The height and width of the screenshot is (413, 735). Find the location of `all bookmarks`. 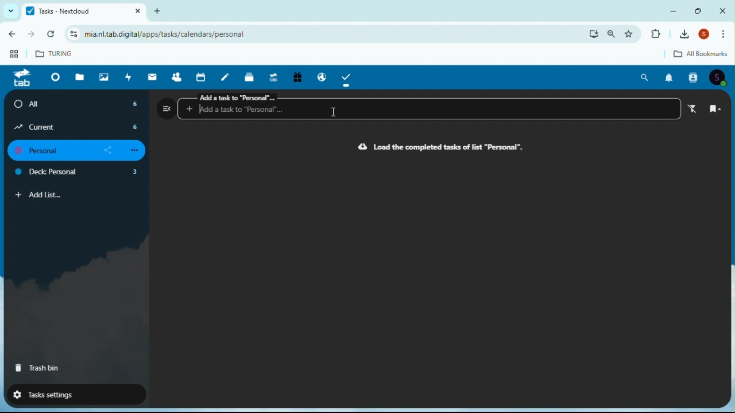

all bookmarks is located at coordinates (692, 54).